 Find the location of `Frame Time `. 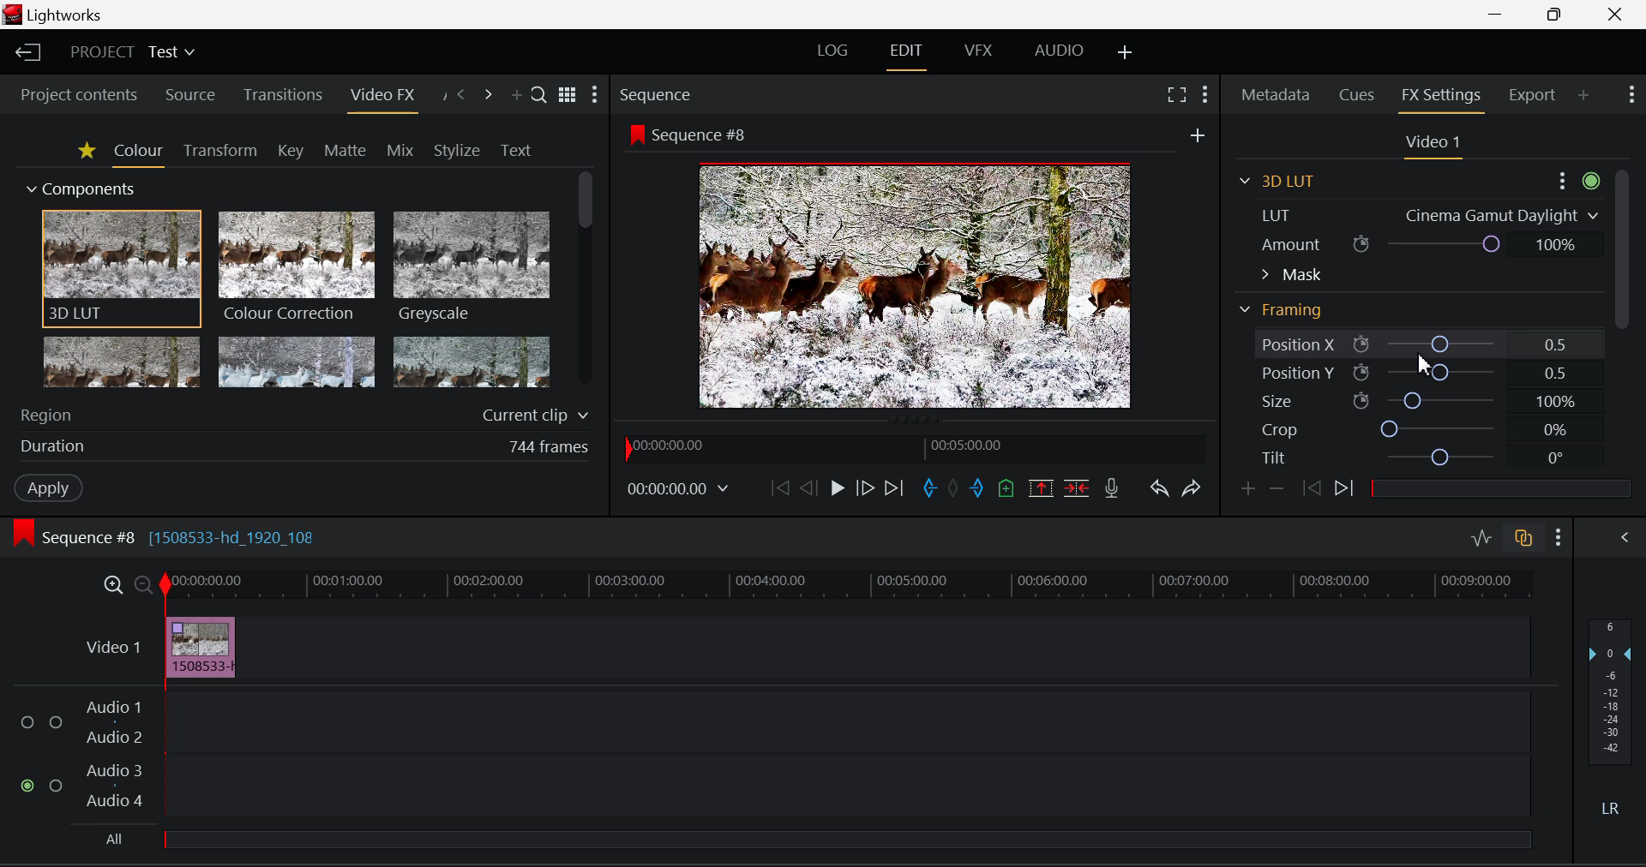

Frame Time  is located at coordinates (677, 493).